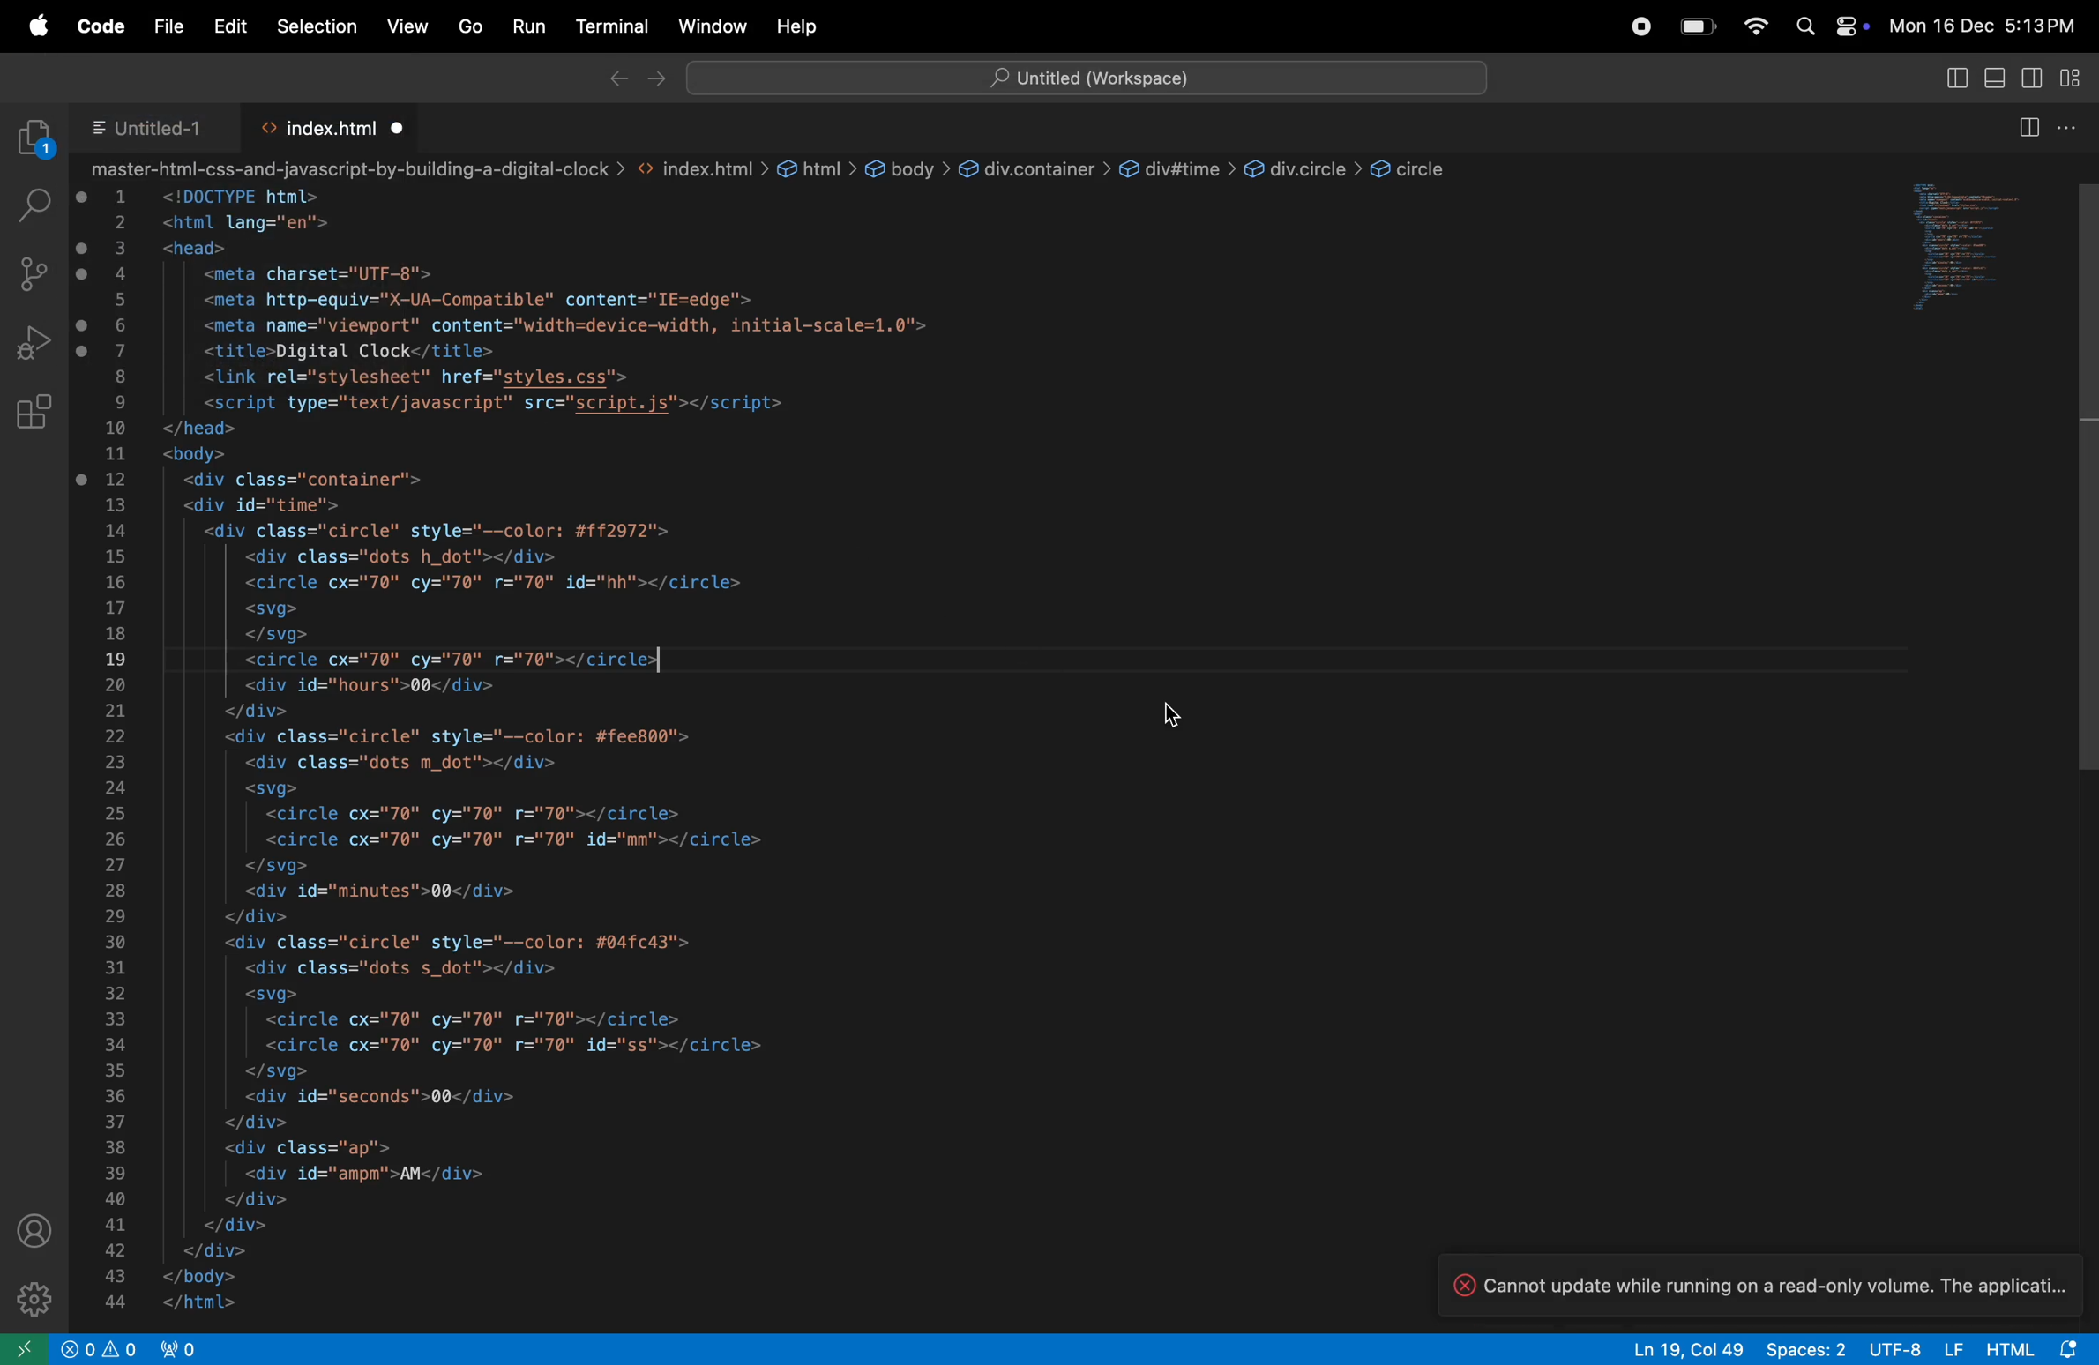  I want to click on <div id="ampm'>AM</div>, so click(370, 1172).